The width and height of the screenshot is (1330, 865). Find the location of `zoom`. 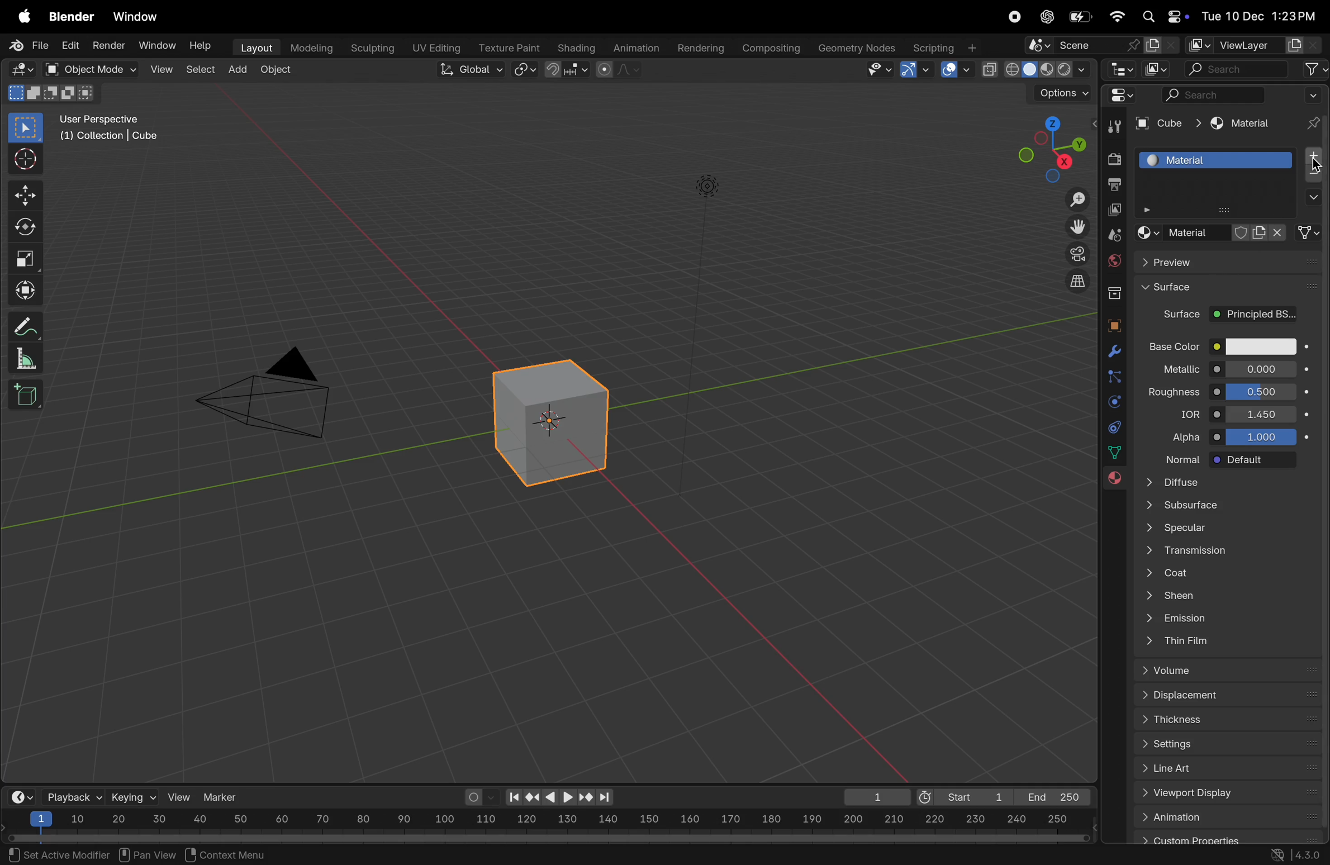

zoom is located at coordinates (1072, 201).